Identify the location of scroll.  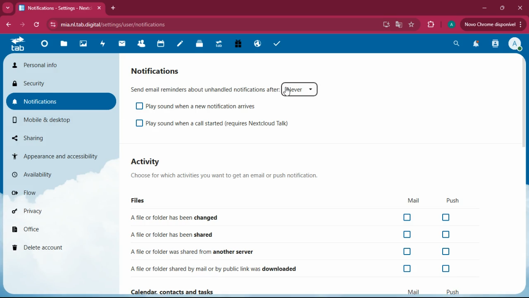
(525, 120).